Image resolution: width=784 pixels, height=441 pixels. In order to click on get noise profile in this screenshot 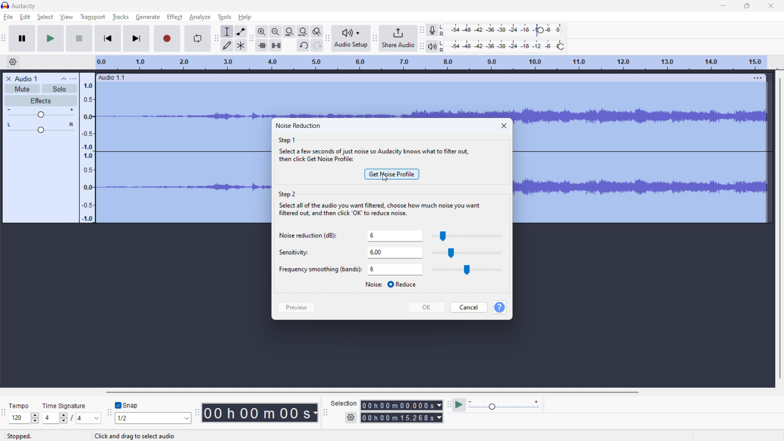, I will do `click(392, 174)`.